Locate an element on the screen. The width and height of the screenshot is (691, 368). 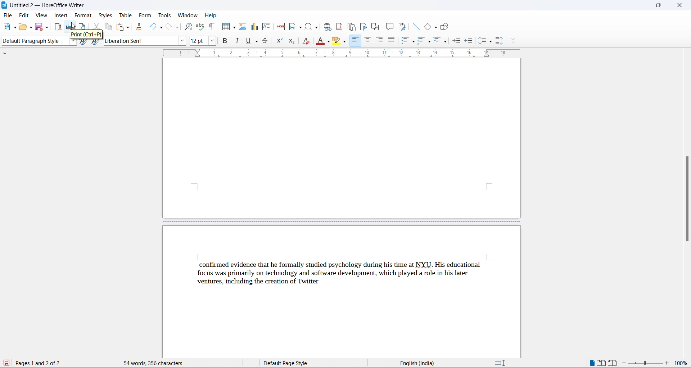
insert page break is located at coordinates (280, 26).